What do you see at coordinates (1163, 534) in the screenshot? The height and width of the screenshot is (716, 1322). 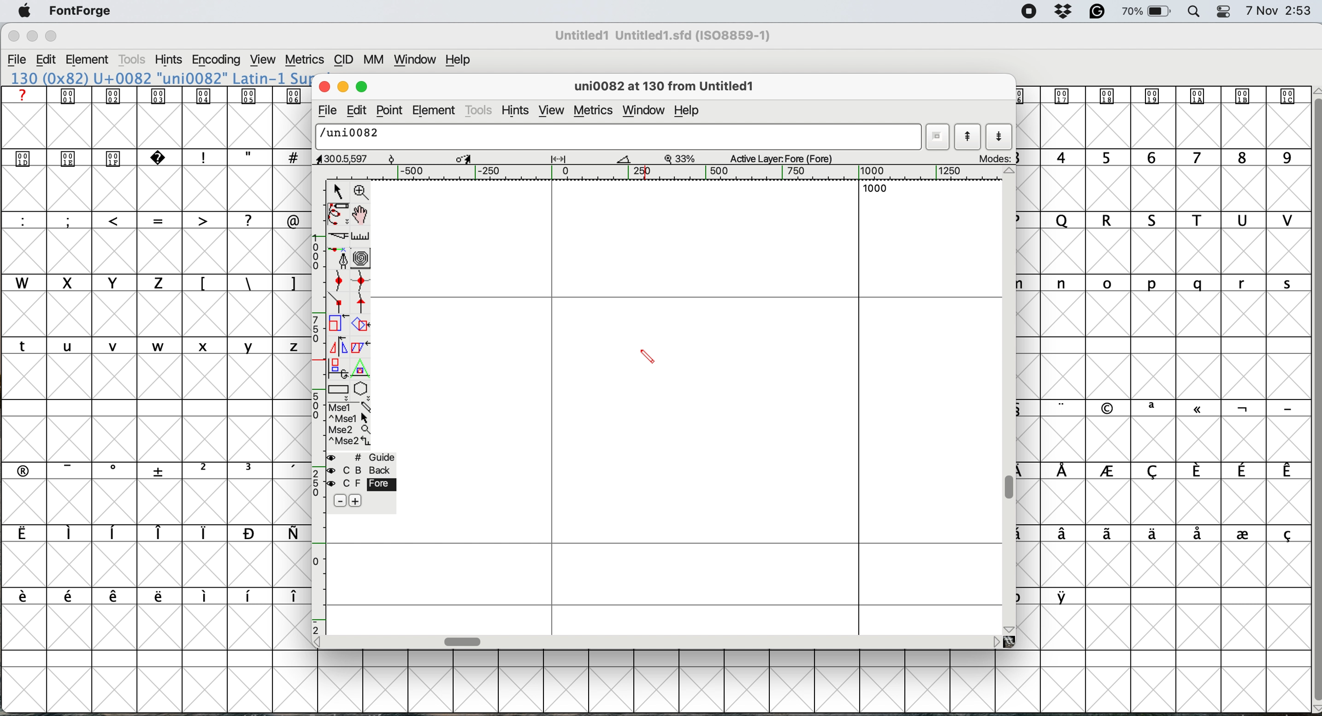 I see `special characters` at bounding box center [1163, 534].